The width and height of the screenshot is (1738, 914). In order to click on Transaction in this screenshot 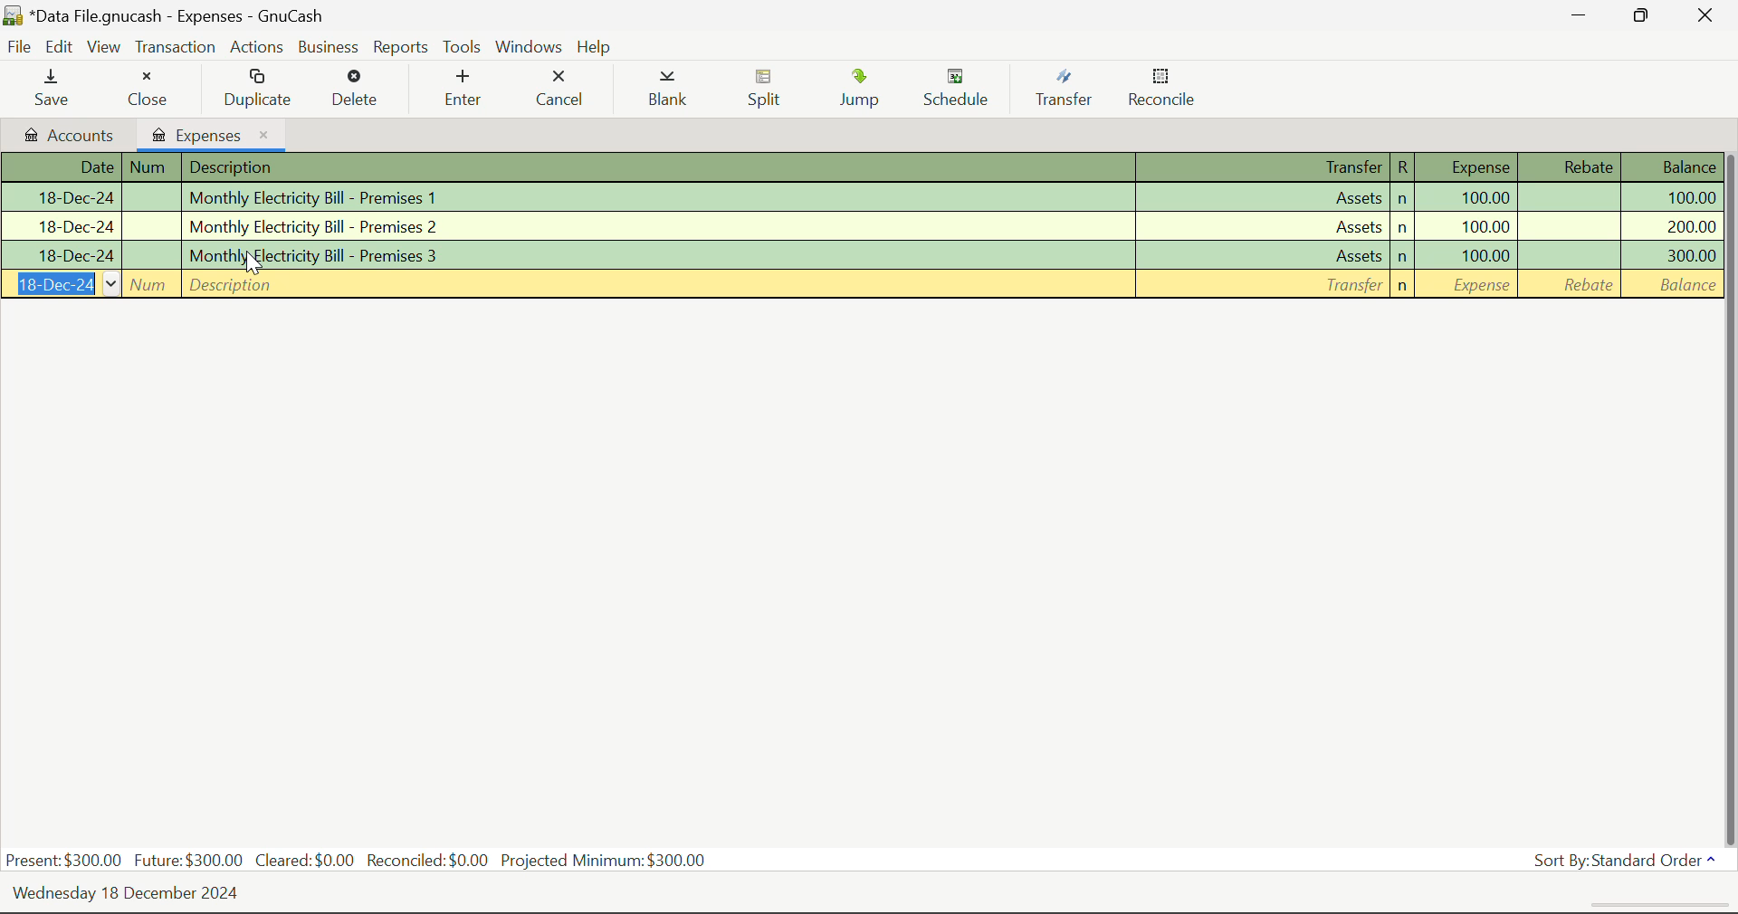, I will do `click(175, 48)`.